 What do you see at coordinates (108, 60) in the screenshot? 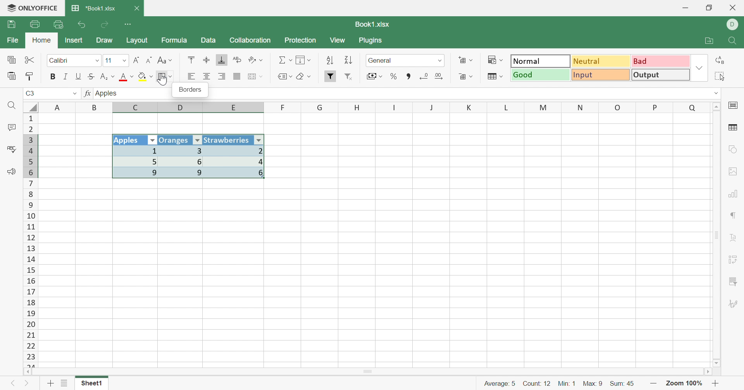
I see `11` at bounding box center [108, 60].